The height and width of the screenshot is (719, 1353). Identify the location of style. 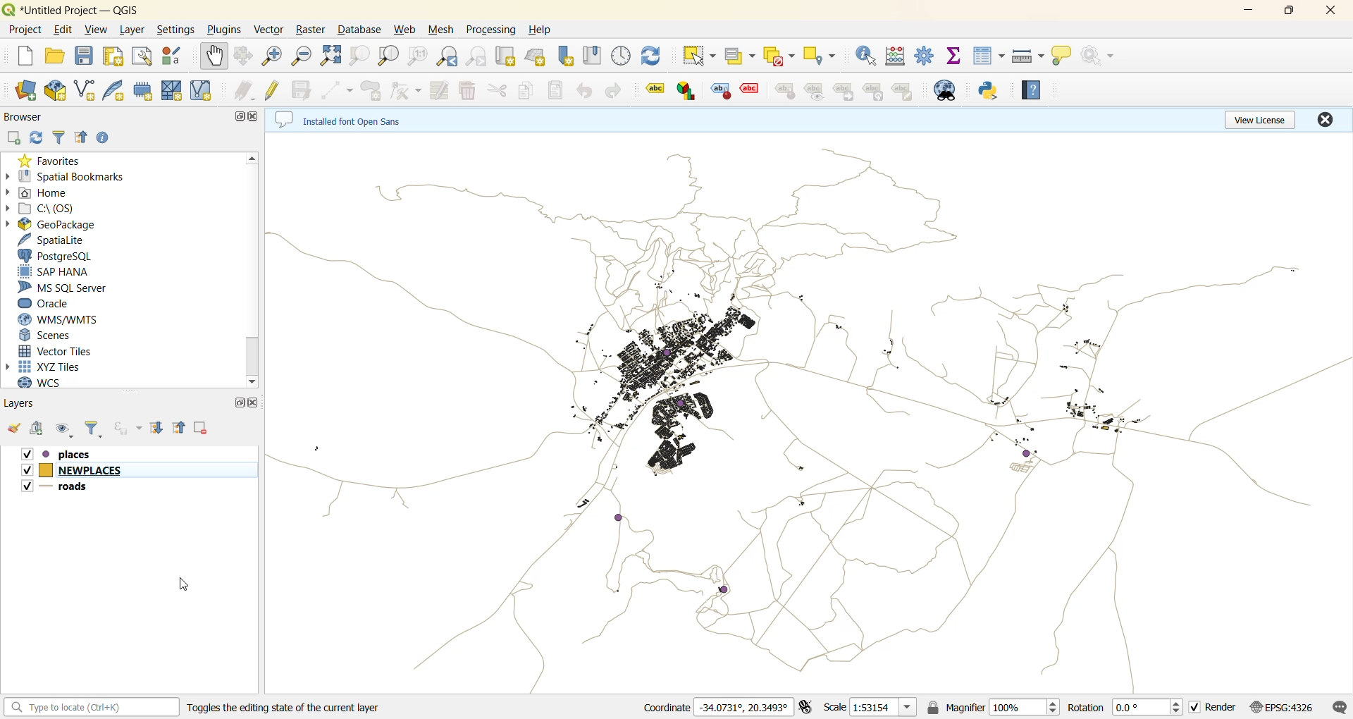
(784, 90).